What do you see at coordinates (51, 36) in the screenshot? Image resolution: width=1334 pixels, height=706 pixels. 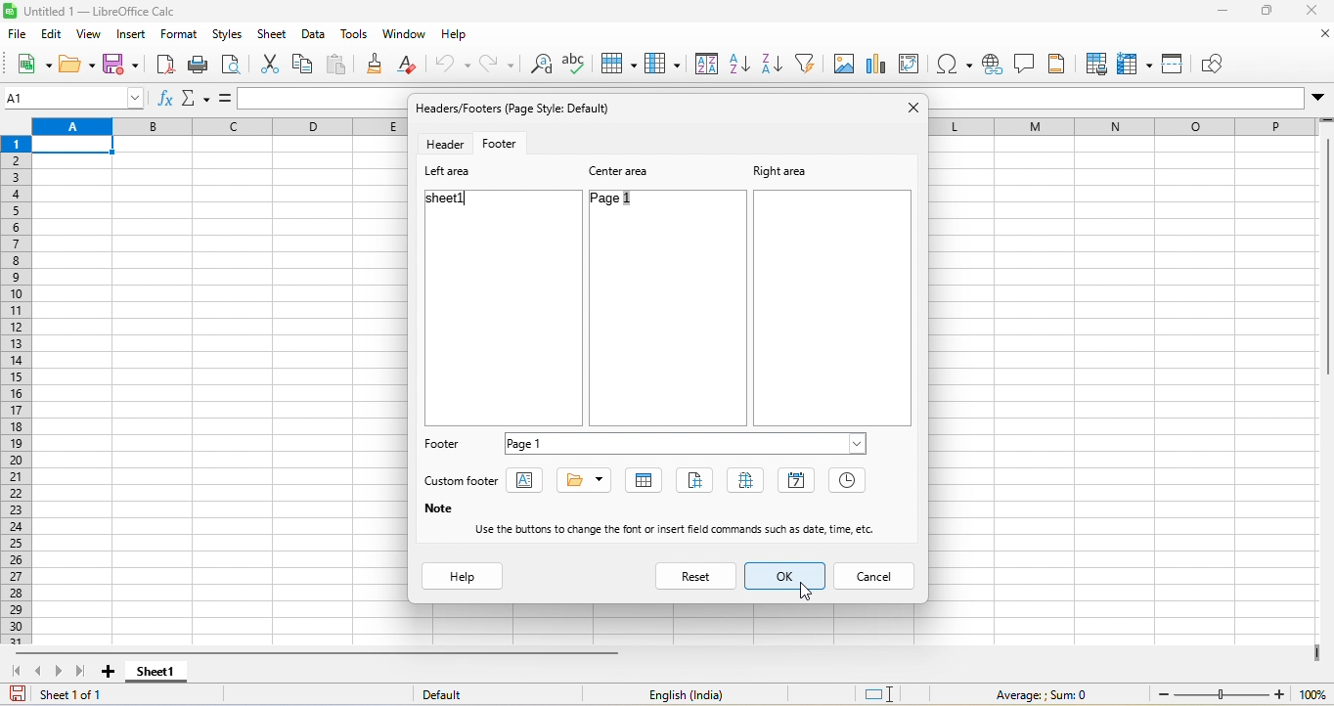 I see `edit` at bounding box center [51, 36].